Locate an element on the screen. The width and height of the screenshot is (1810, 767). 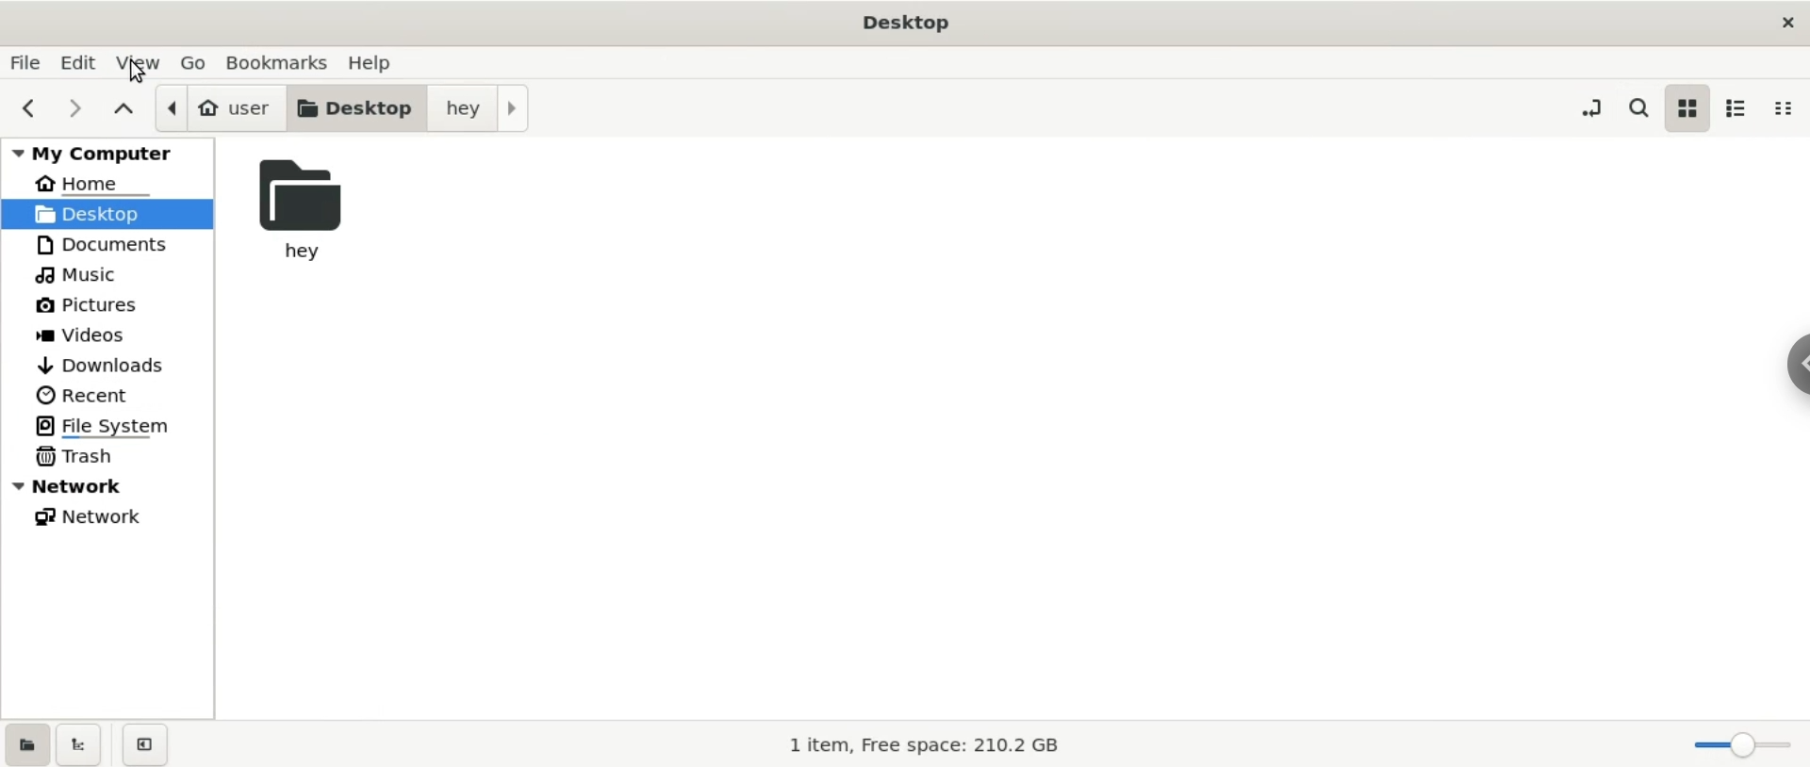
close sidebar is located at coordinates (153, 742).